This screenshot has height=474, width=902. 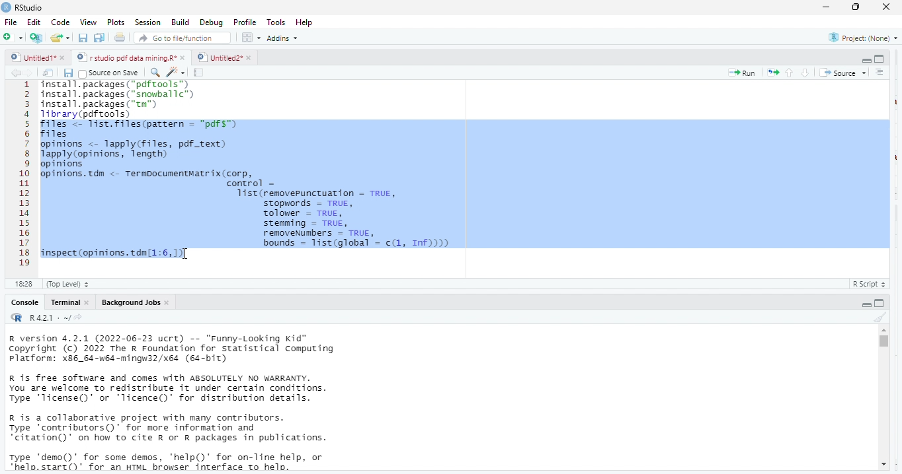 What do you see at coordinates (147, 22) in the screenshot?
I see `session` at bounding box center [147, 22].